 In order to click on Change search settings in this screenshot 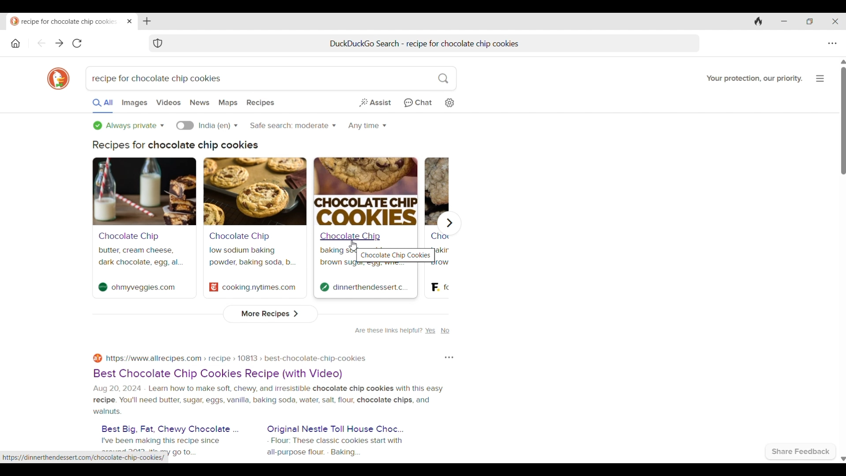, I will do `click(449, 103)`.